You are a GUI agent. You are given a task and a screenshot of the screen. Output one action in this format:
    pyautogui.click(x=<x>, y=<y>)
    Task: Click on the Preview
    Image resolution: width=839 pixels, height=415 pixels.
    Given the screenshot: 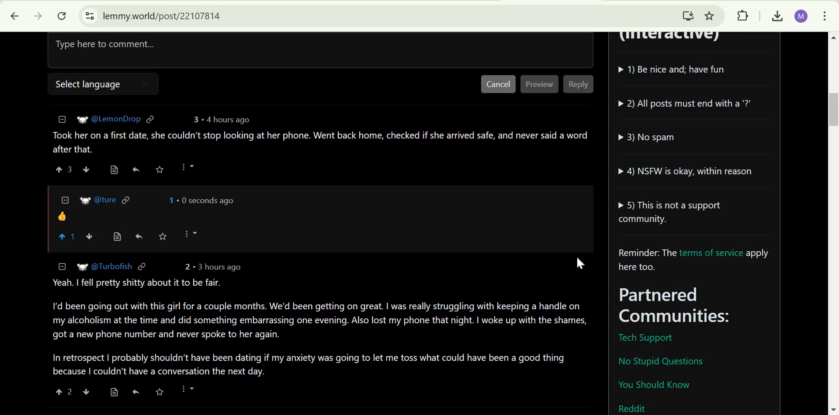 What is the action you would take?
    pyautogui.click(x=540, y=85)
    